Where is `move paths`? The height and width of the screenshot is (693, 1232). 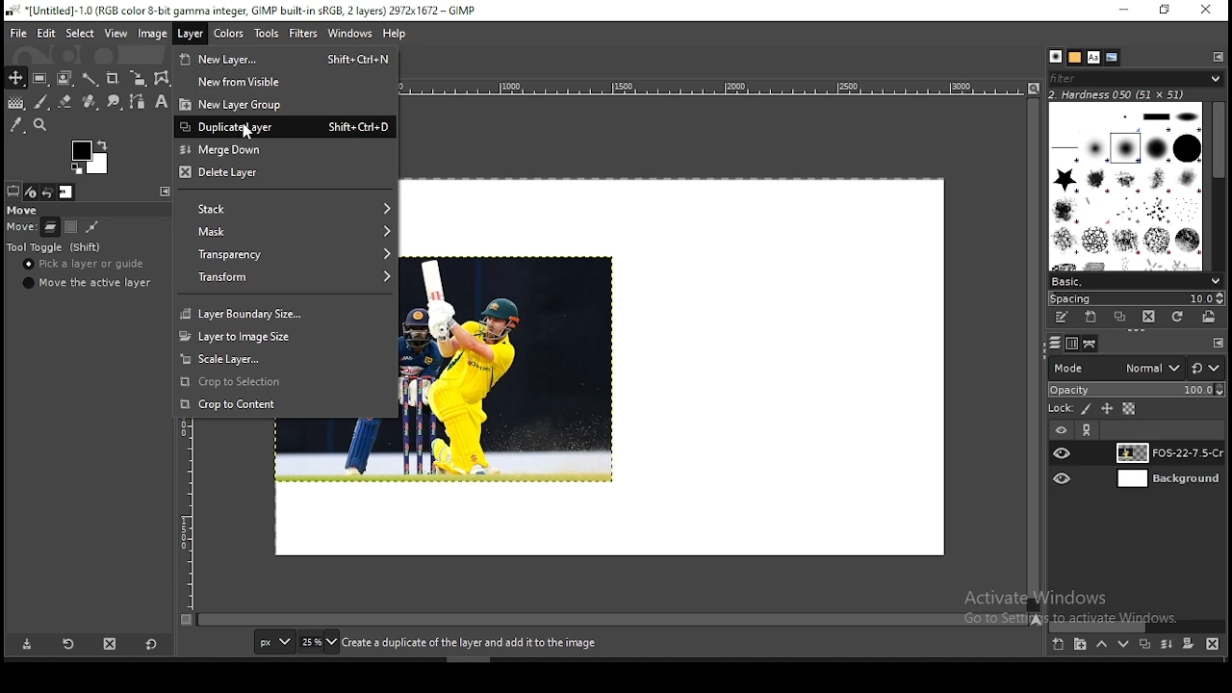 move paths is located at coordinates (92, 226).